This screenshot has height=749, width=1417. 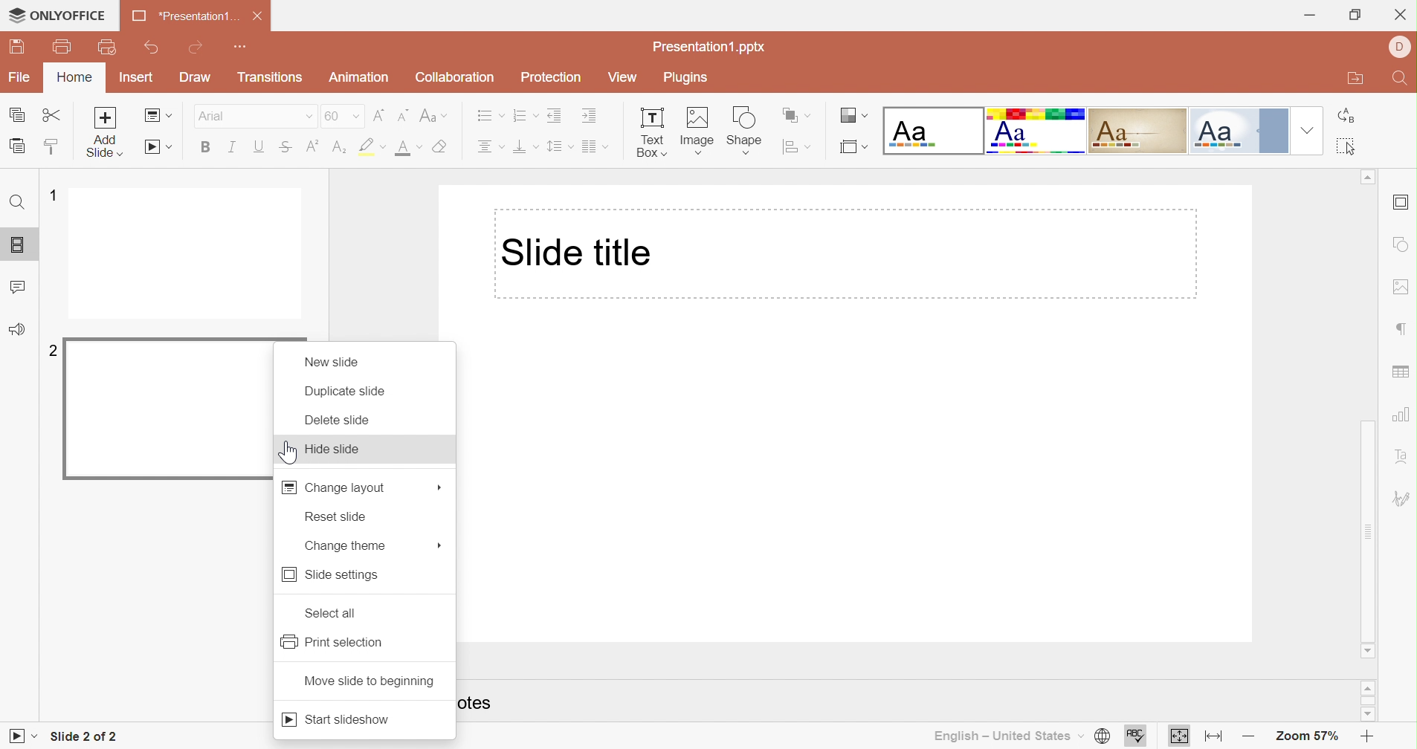 I want to click on Transition, so click(x=271, y=80).